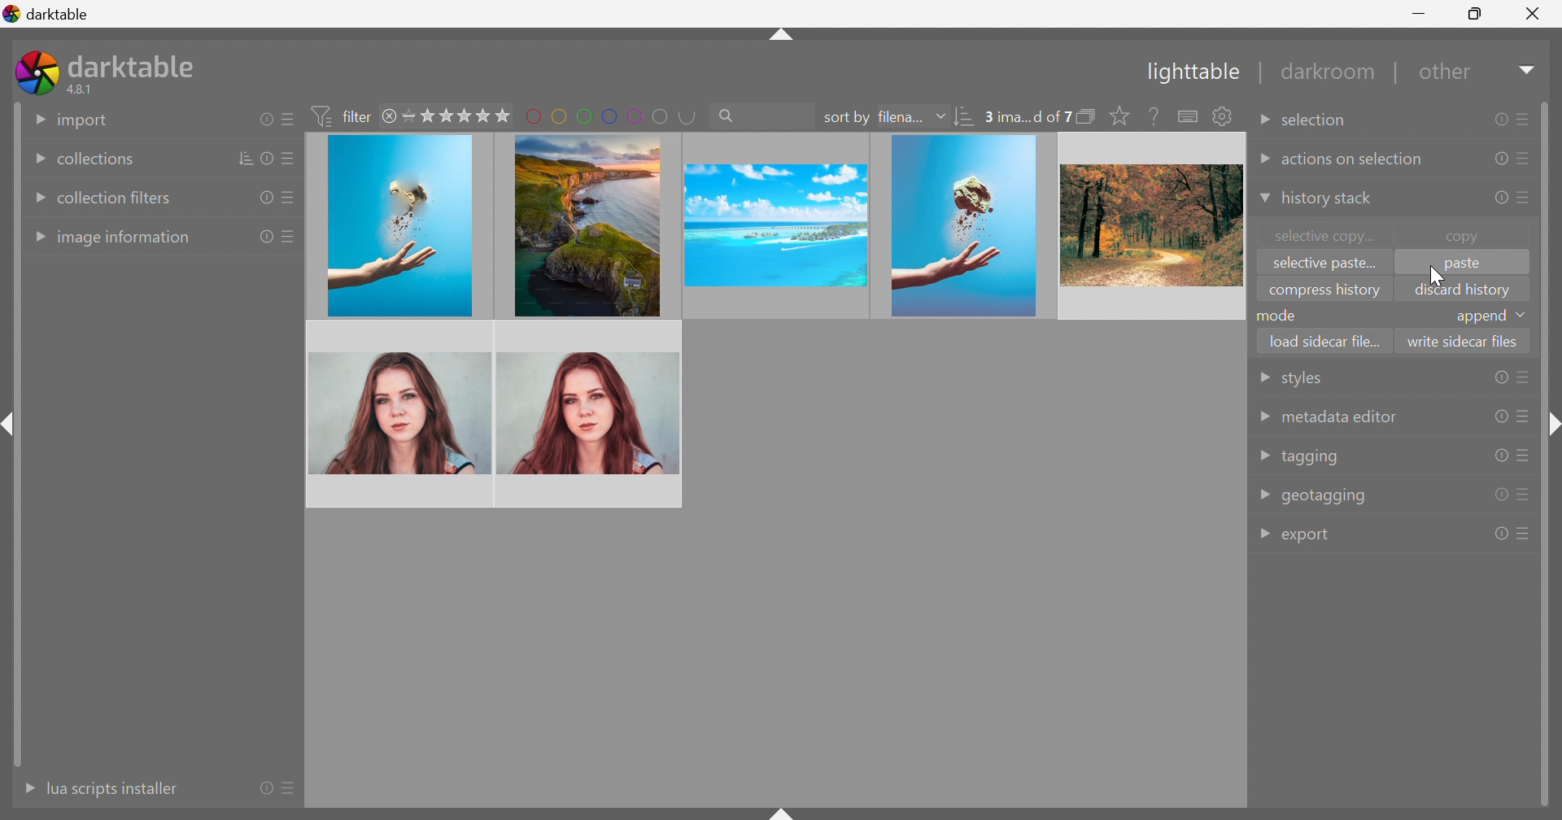 This screenshot has width=1562, height=820. Describe the element at coordinates (37, 238) in the screenshot. I see `Drop Down` at that location.